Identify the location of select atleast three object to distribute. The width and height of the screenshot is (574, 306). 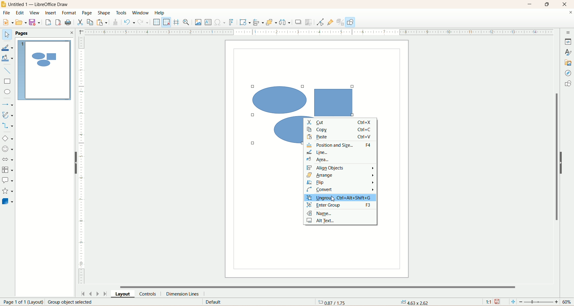
(285, 22).